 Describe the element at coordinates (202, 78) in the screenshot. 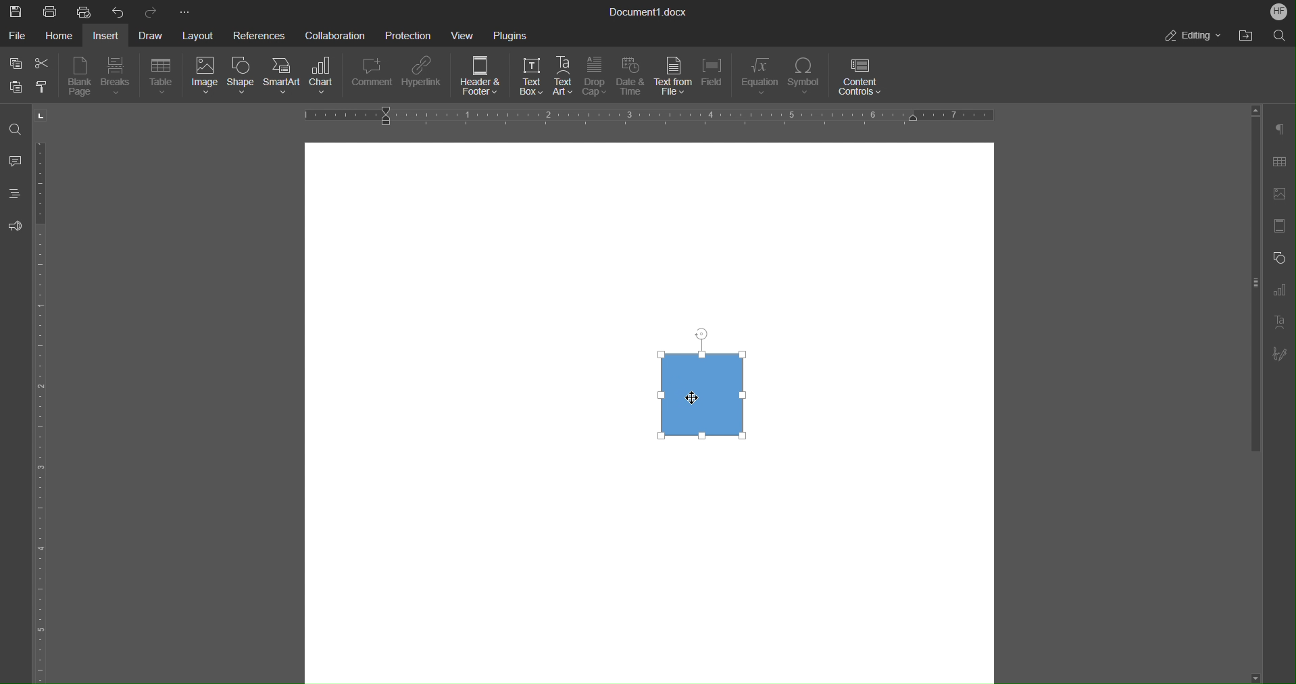

I see `Image` at that location.